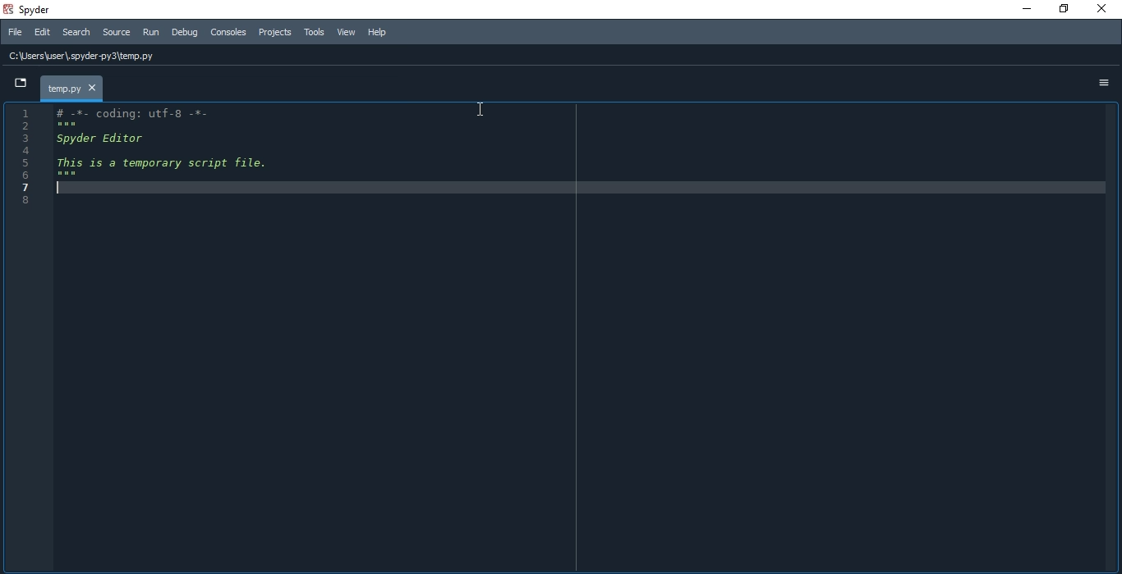 Image resolution: width=1122 pixels, height=574 pixels. What do you see at coordinates (1022, 8) in the screenshot?
I see `minimise` at bounding box center [1022, 8].